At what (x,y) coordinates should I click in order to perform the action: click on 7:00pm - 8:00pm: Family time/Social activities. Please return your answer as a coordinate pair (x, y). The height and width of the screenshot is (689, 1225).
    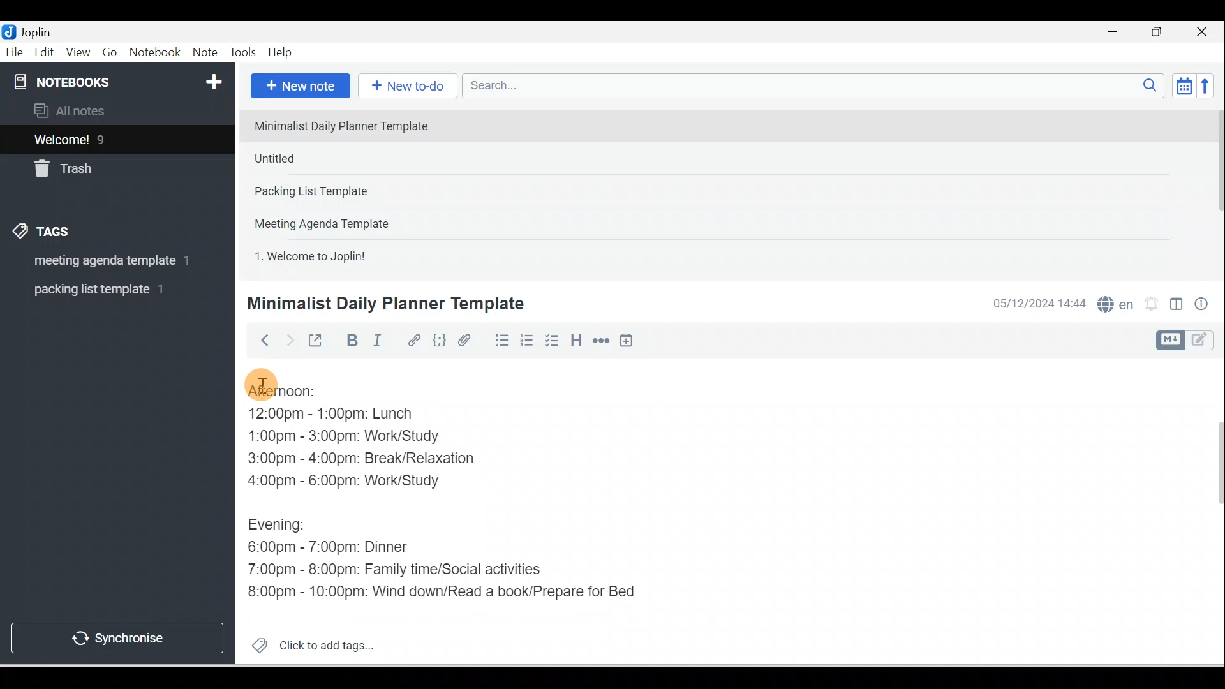
    Looking at the image, I should click on (404, 571).